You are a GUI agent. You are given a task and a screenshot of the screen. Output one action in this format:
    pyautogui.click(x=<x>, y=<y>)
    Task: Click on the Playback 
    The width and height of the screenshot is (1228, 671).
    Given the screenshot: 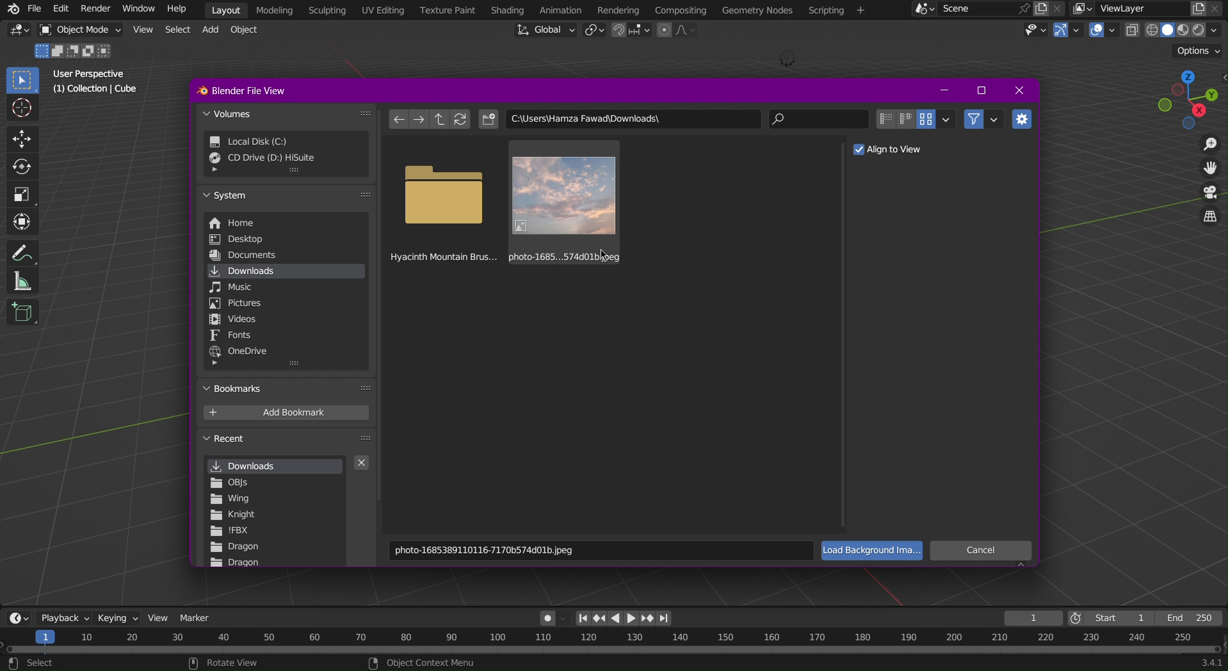 What is the action you would take?
    pyautogui.click(x=65, y=617)
    